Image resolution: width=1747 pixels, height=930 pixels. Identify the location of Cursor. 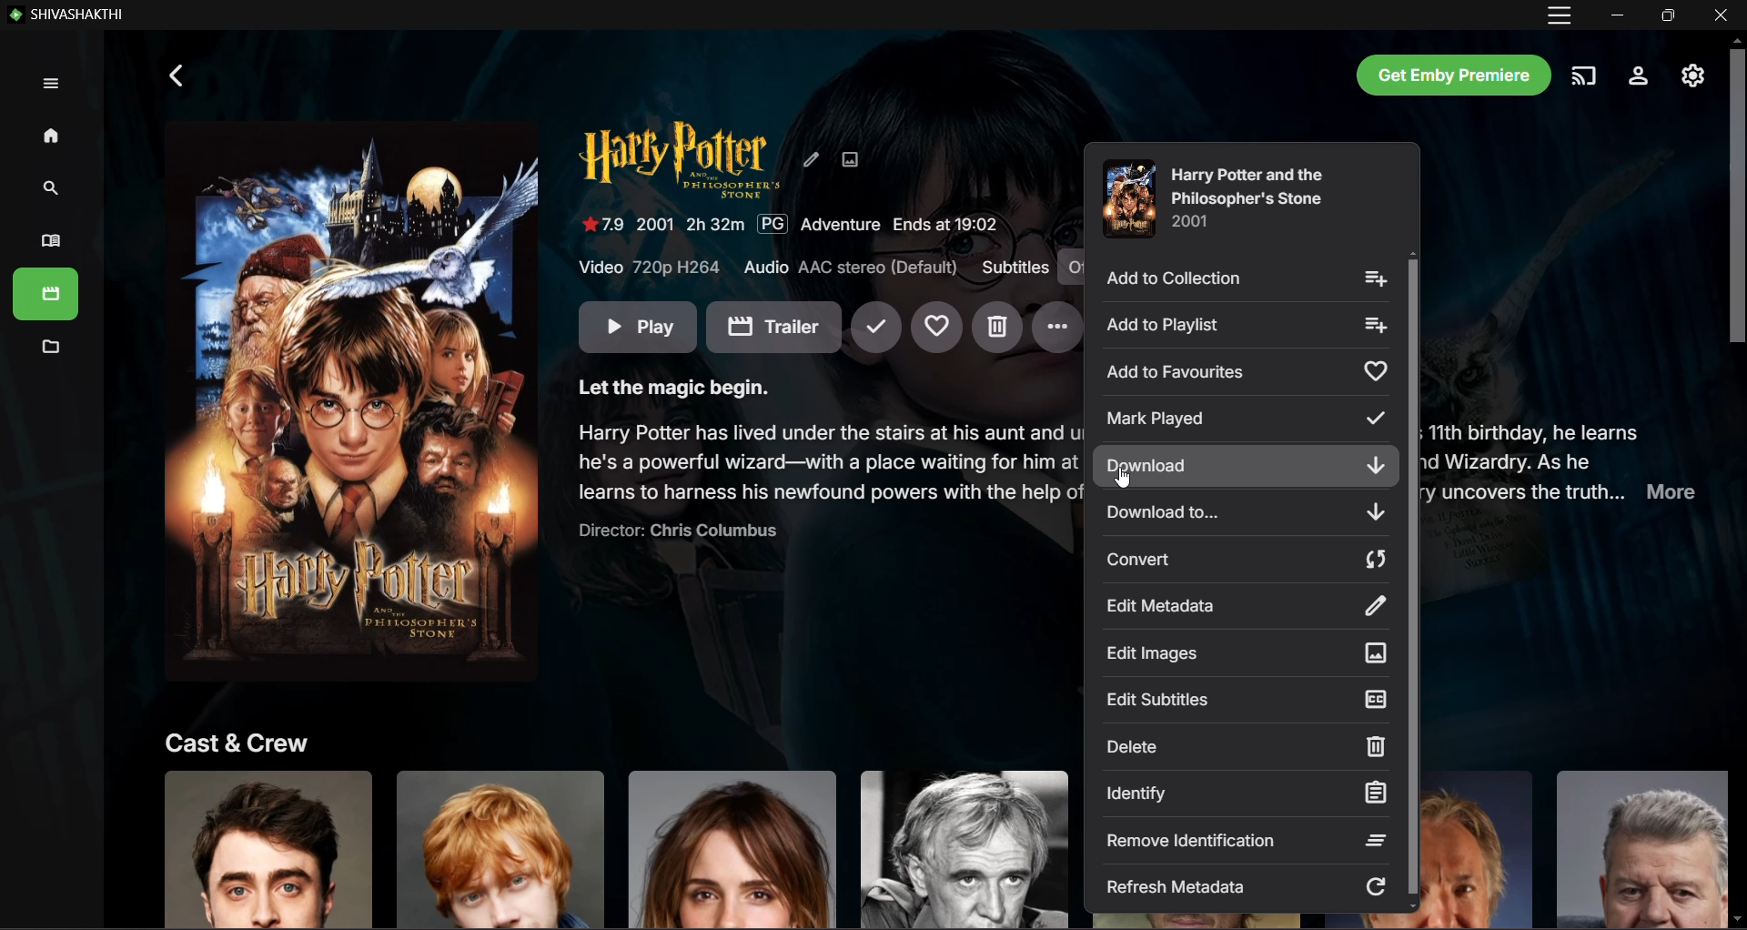
(1122, 478).